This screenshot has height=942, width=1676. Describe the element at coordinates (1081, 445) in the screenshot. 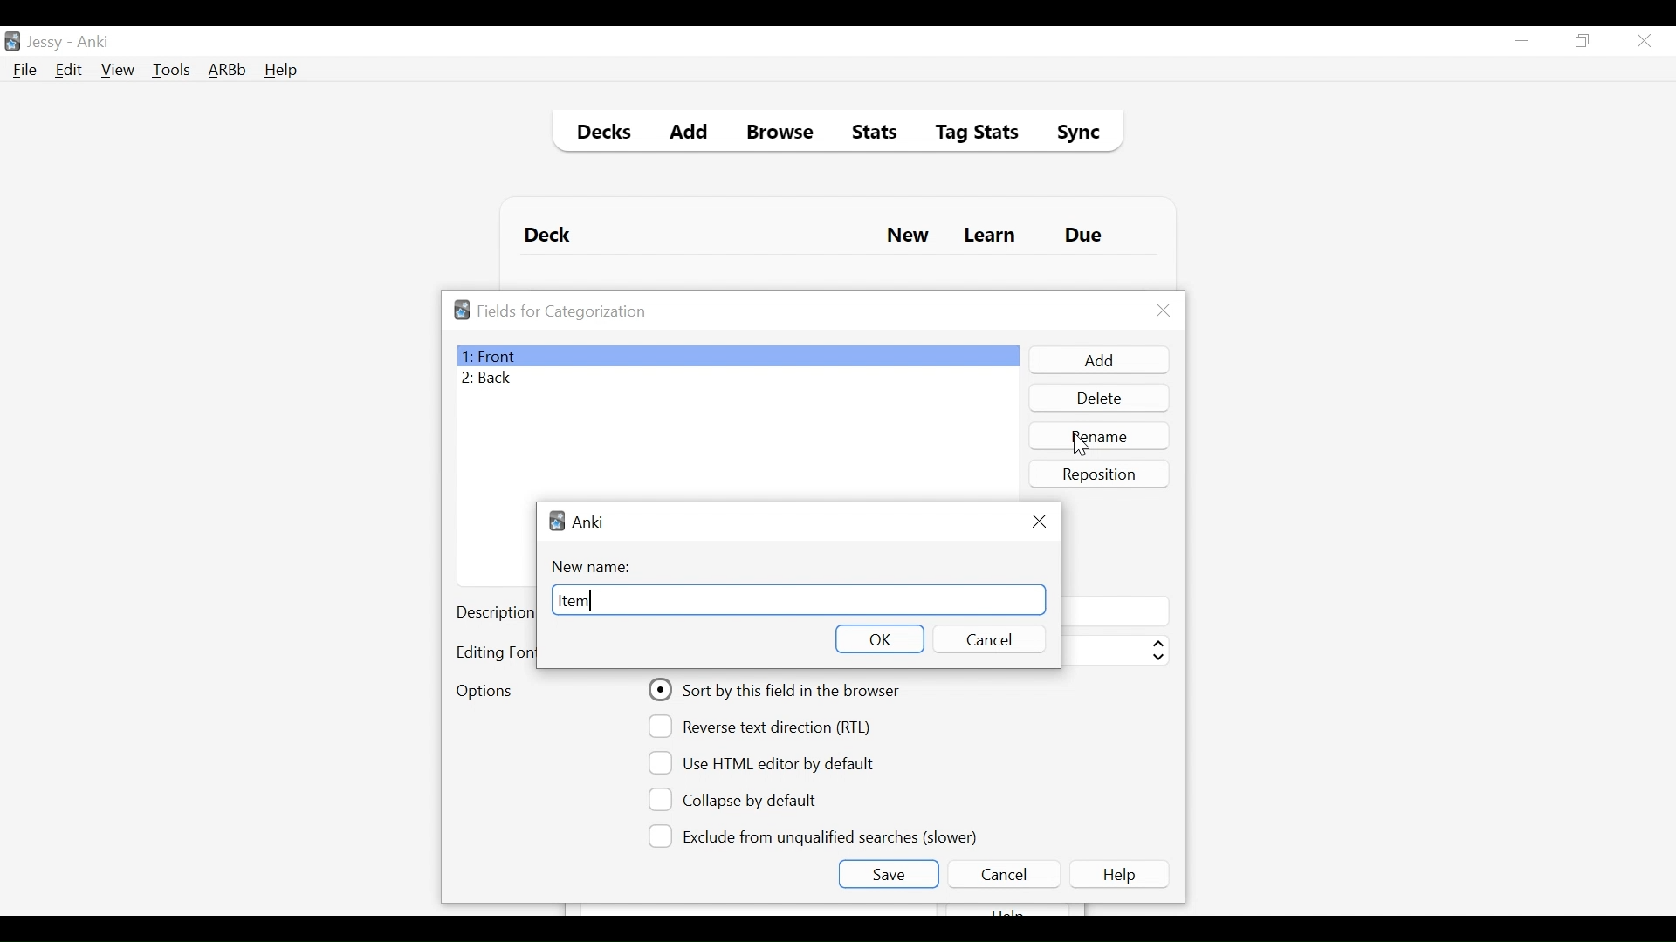

I see `Cursor` at that location.